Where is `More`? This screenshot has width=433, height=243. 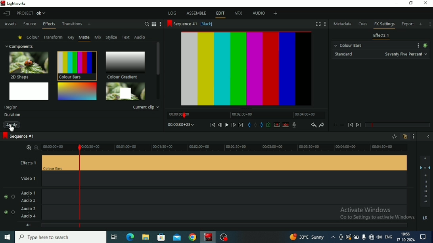
More is located at coordinates (161, 24).